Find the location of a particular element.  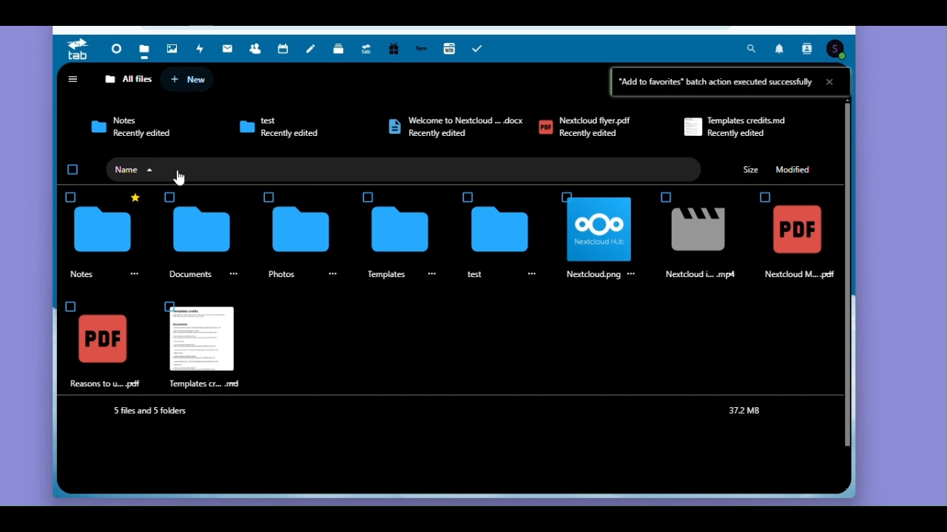

Check Box is located at coordinates (172, 198).